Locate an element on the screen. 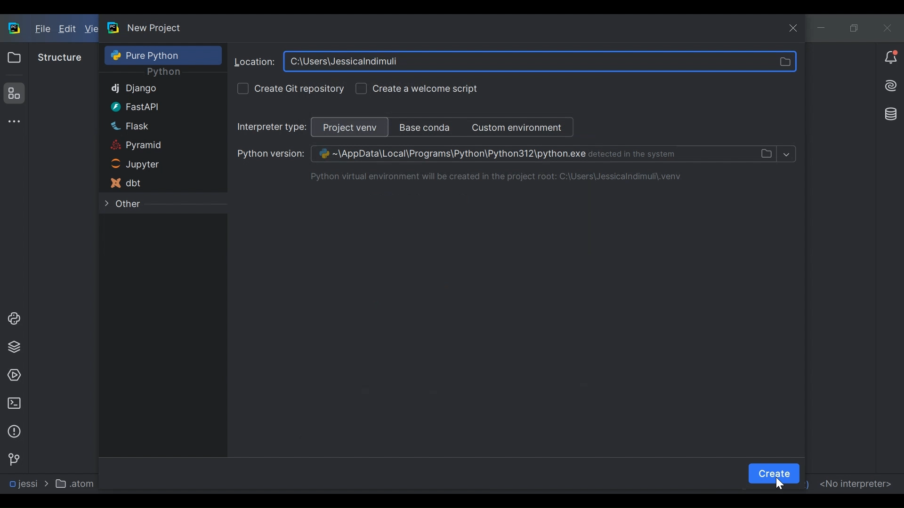 This screenshot has width=904, height=508. Project View is located at coordinates (14, 57).